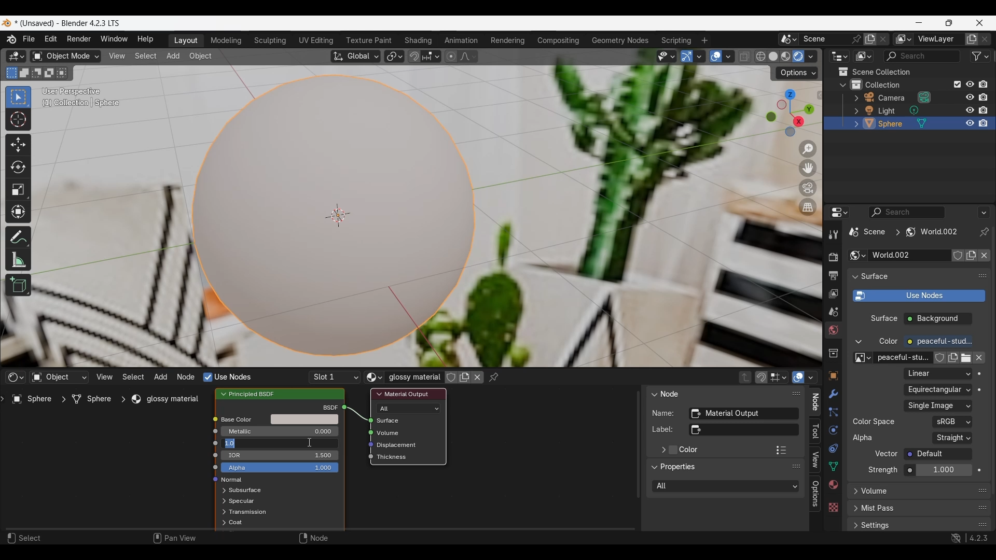 This screenshot has height=560, width=996. What do you see at coordinates (464, 377) in the screenshot?
I see `Add new material` at bounding box center [464, 377].